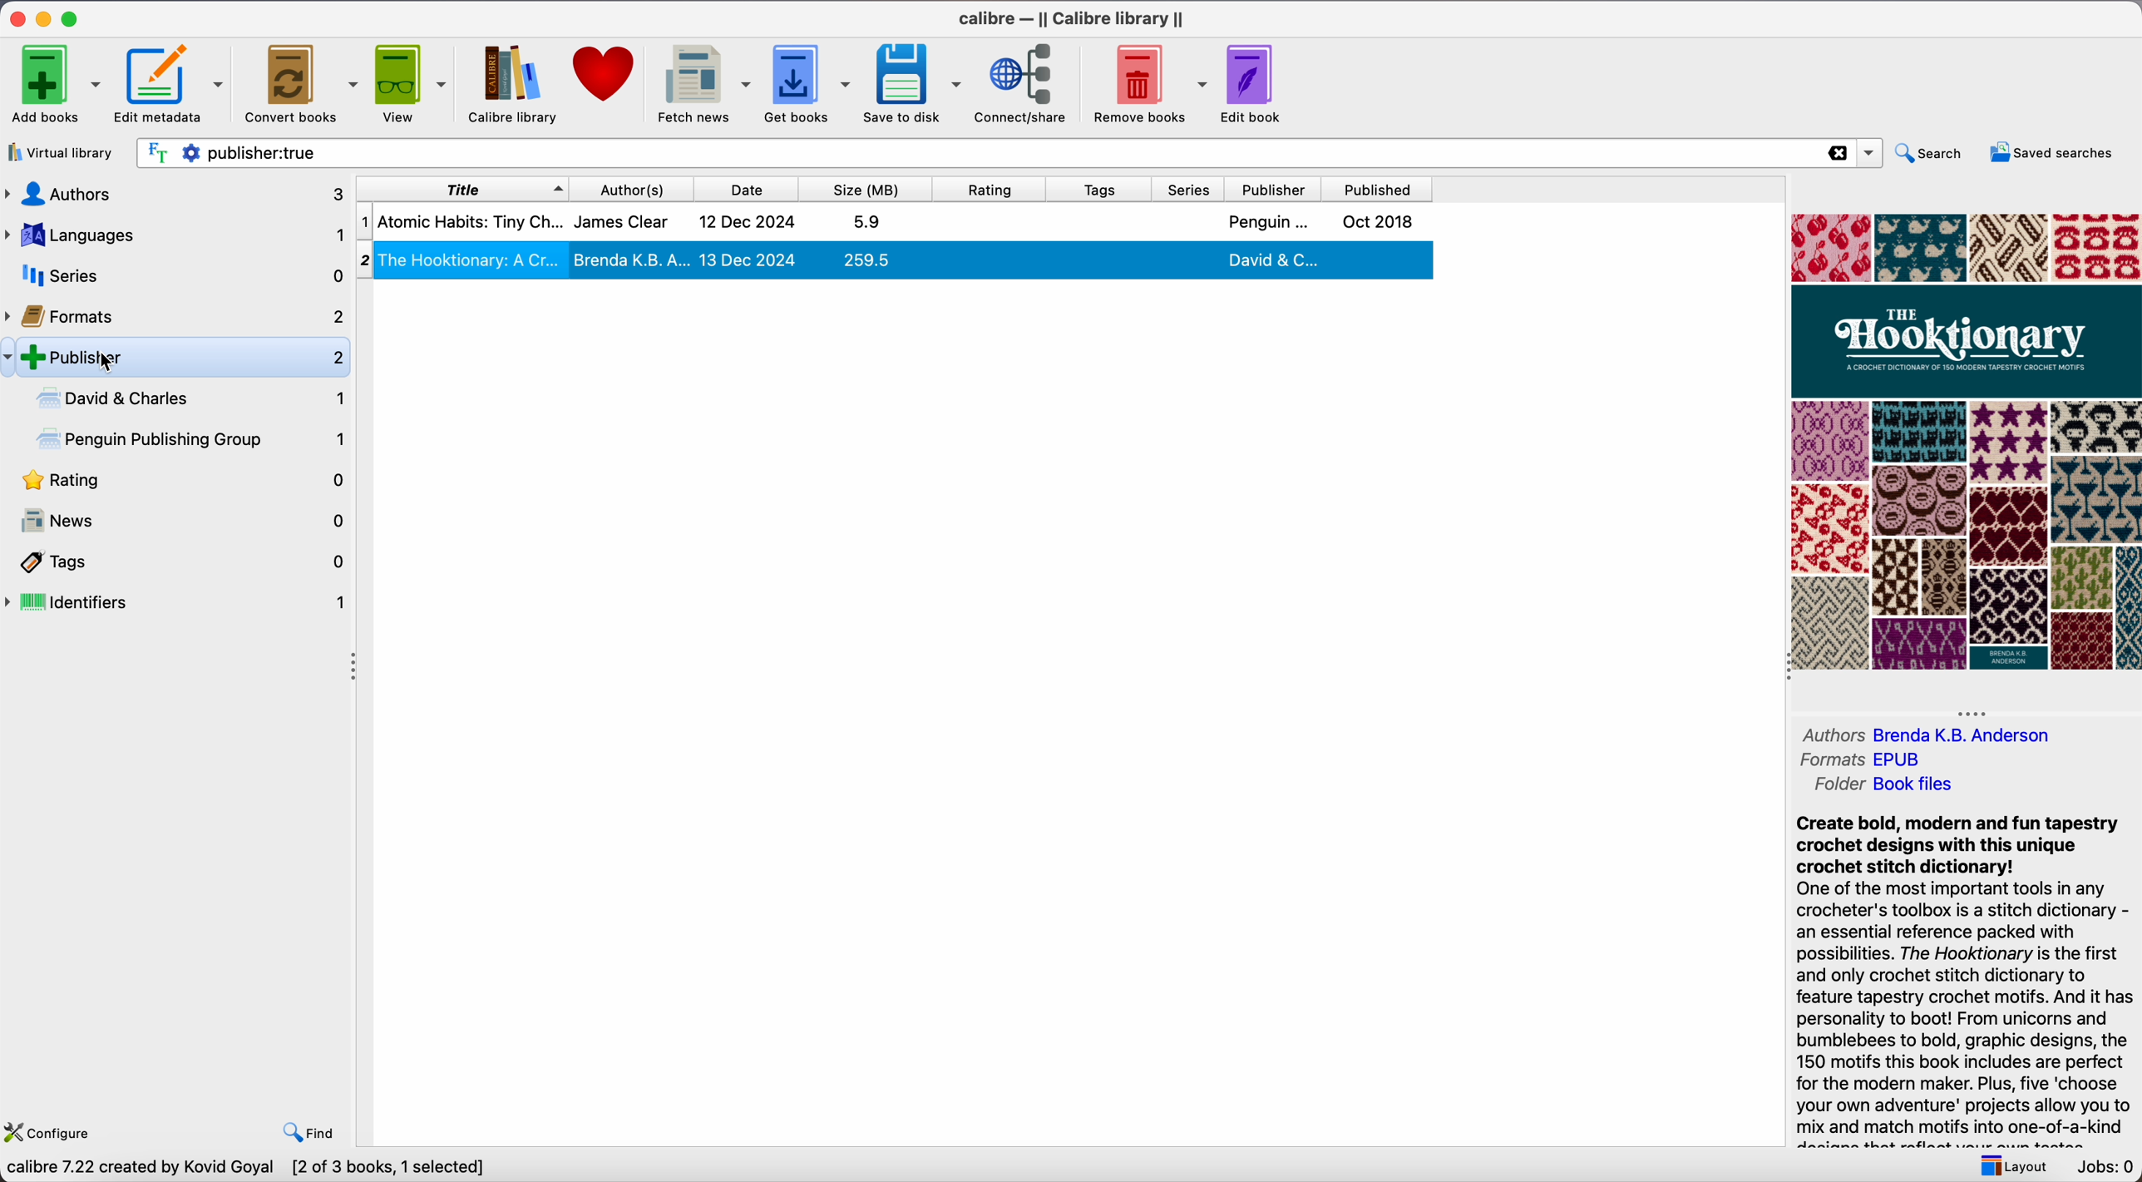 This screenshot has width=2142, height=1182. Describe the element at coordinates (312, 1131) in the screenshot. I see `find` at that location.